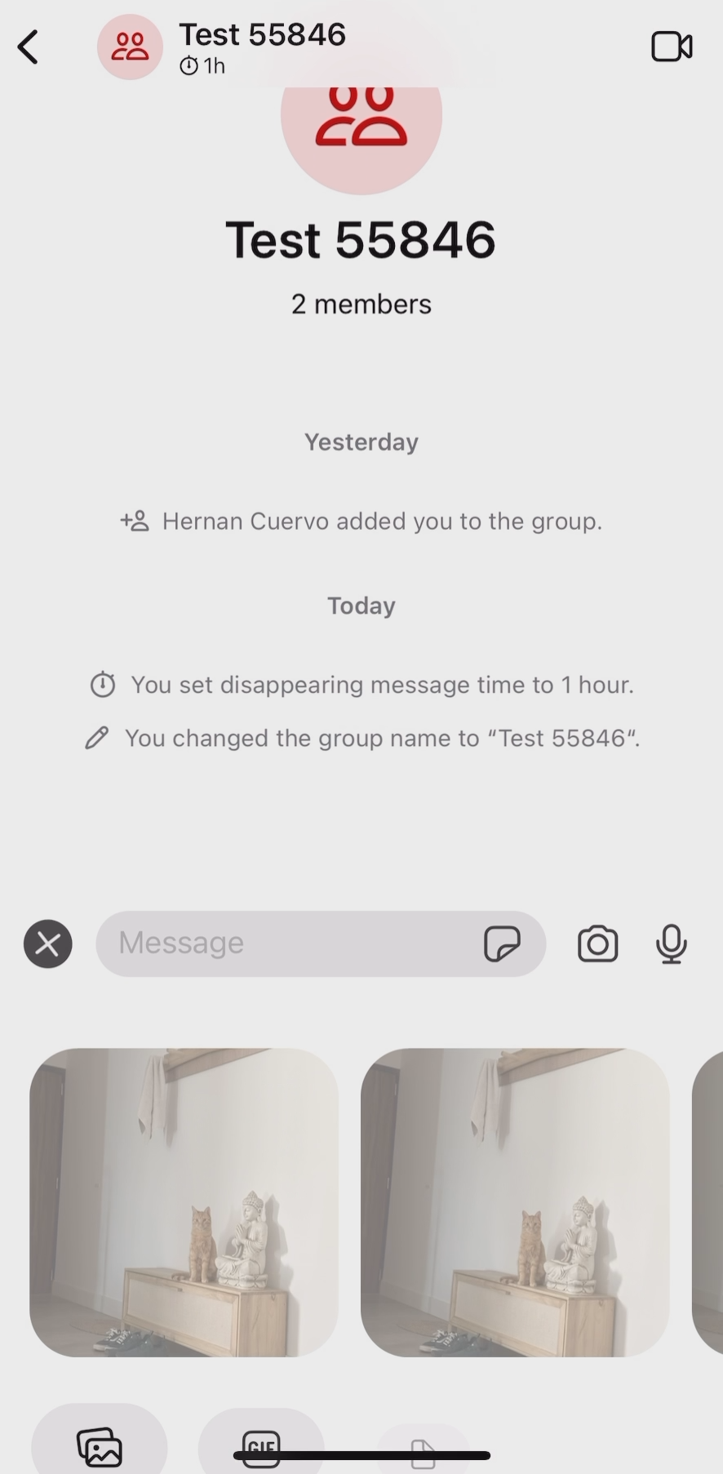 This screenshot has height=1474, width=723. Describe the element at coordinates (179, 1202) in the screenshot. I see `image` at that location.